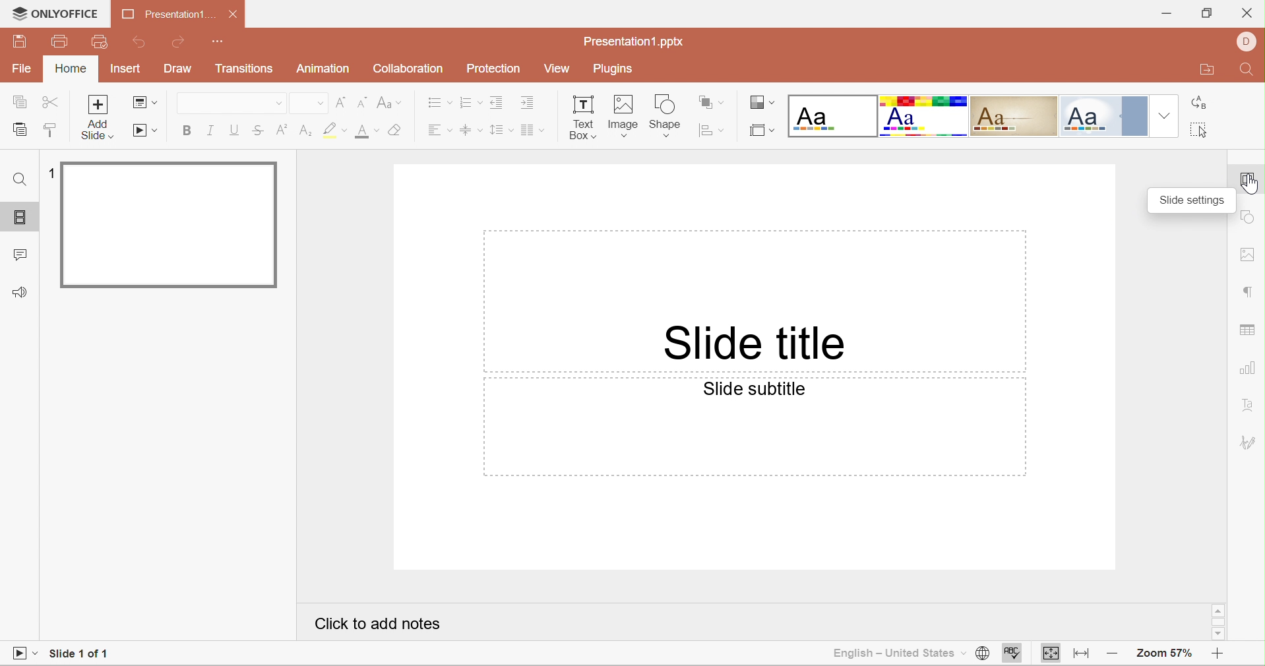 The height and width of the screenshot is (666, 1265). Describe the element at coordinates (981, 653) in the screenshot. I see `Set document language` at that location.